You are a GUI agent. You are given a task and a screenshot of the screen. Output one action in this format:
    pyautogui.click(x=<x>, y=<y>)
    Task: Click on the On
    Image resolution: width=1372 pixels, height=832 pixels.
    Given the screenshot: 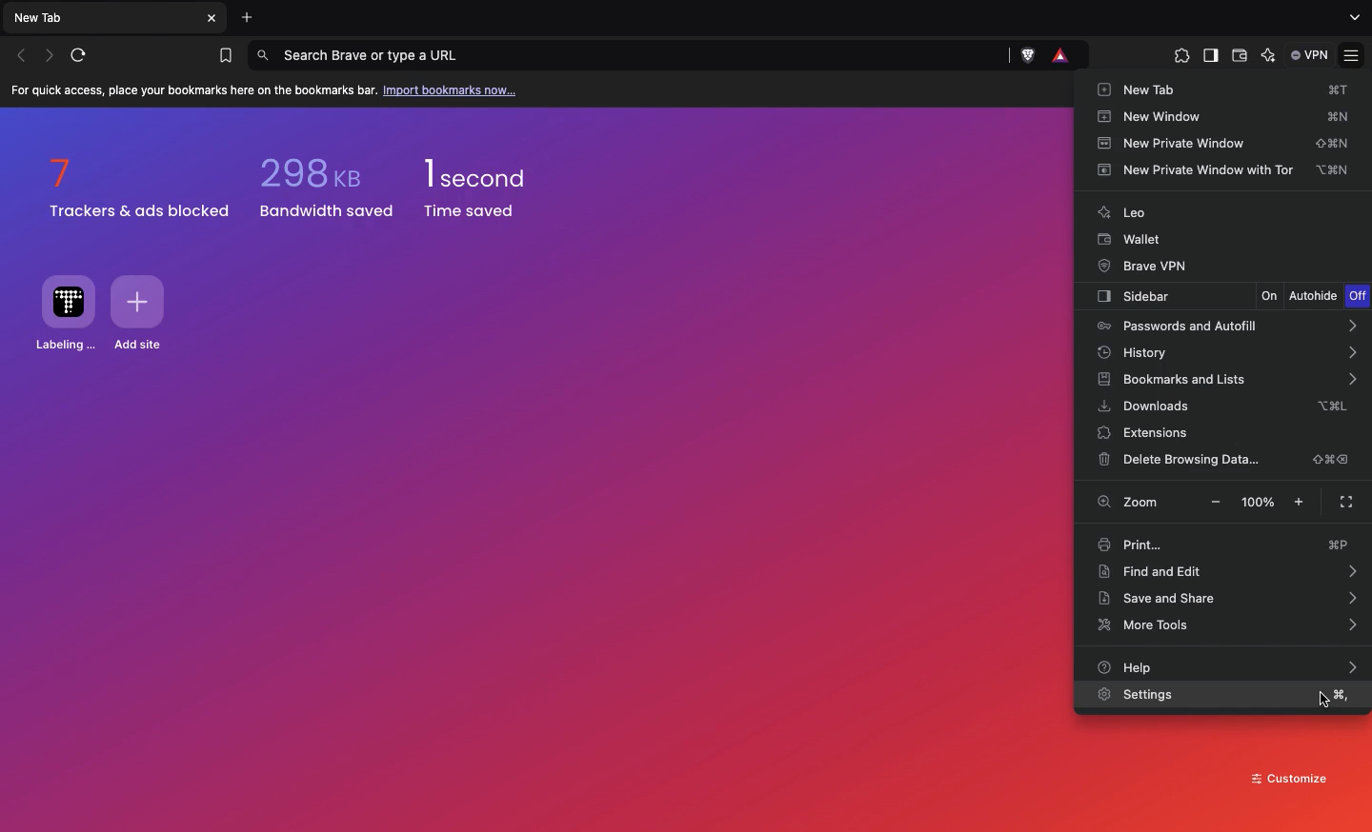 What is the action you would take?
    pyautogui.click(x=1270, y=298)
    